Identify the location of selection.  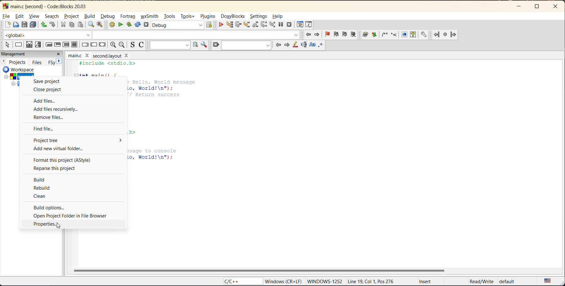
(38, 44).